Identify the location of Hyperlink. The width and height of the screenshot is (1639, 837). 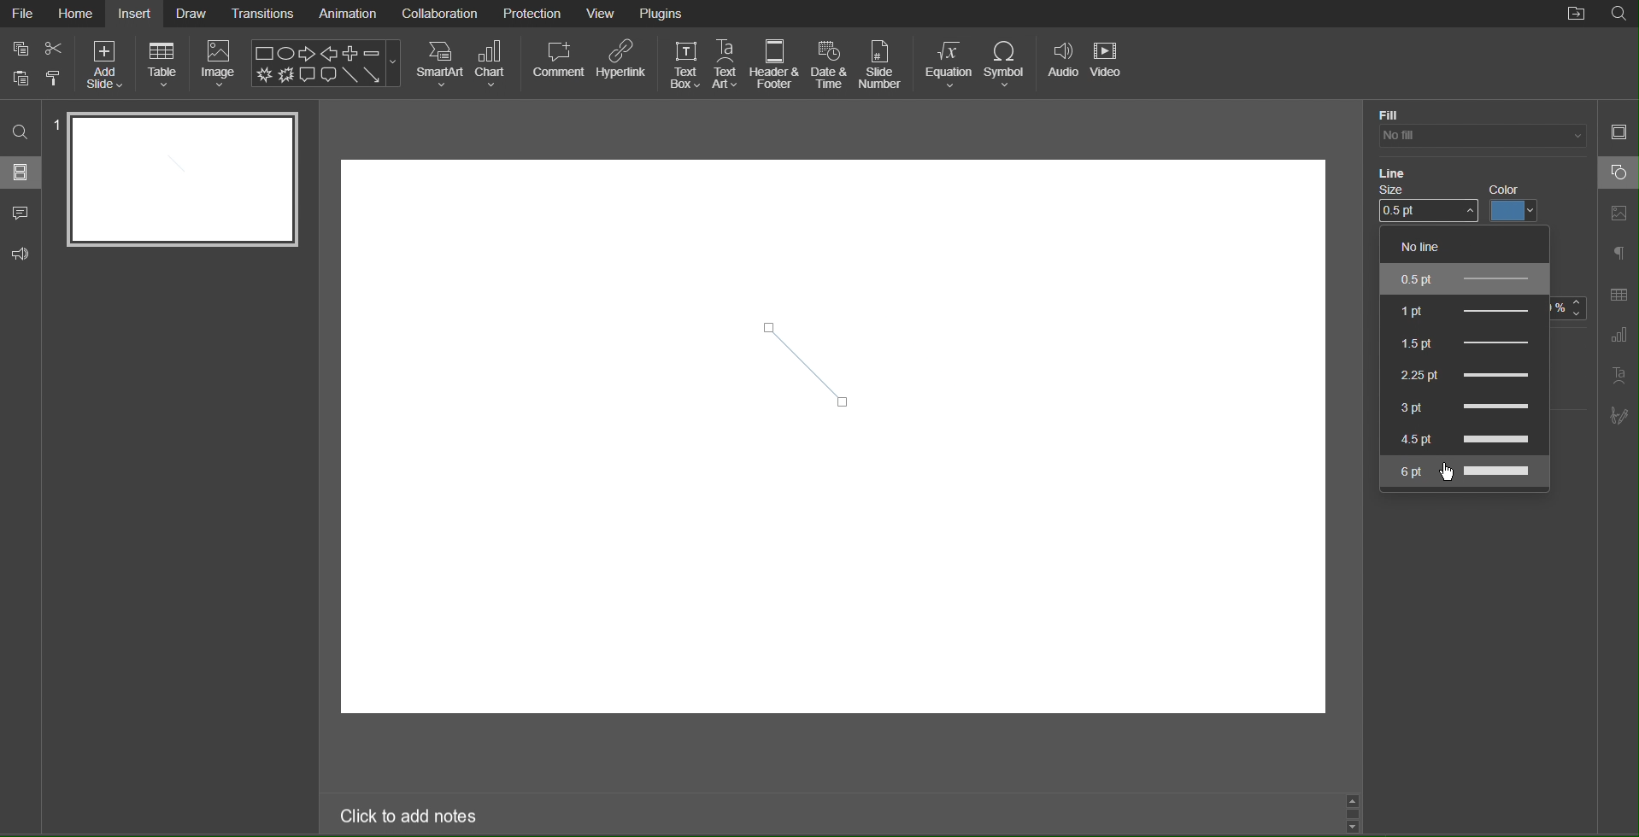
(621, 65).